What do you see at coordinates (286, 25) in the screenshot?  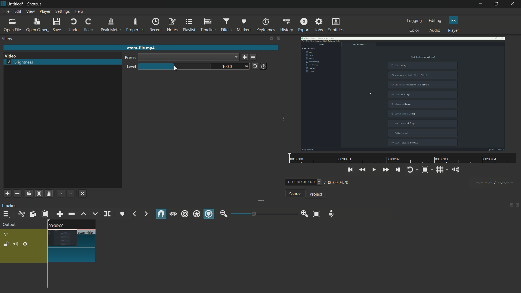 I see `history` at bounding box center [286, 25].